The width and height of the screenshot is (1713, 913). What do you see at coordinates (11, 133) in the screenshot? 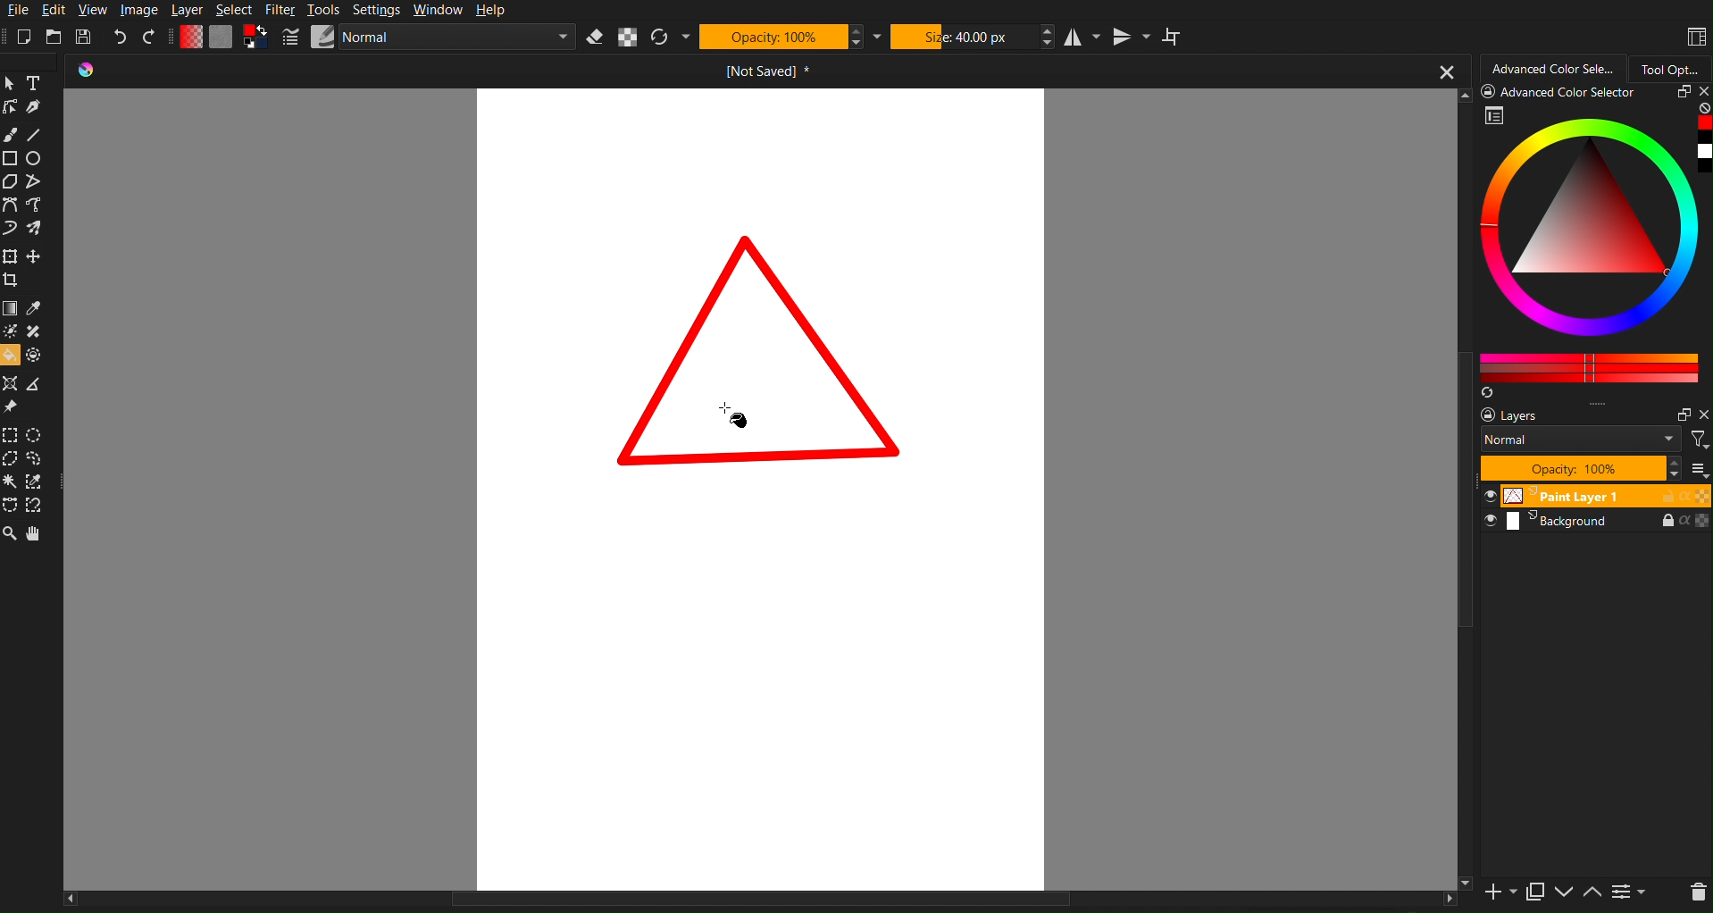
I see `Brush Tools` at bounding box center [11, 133].